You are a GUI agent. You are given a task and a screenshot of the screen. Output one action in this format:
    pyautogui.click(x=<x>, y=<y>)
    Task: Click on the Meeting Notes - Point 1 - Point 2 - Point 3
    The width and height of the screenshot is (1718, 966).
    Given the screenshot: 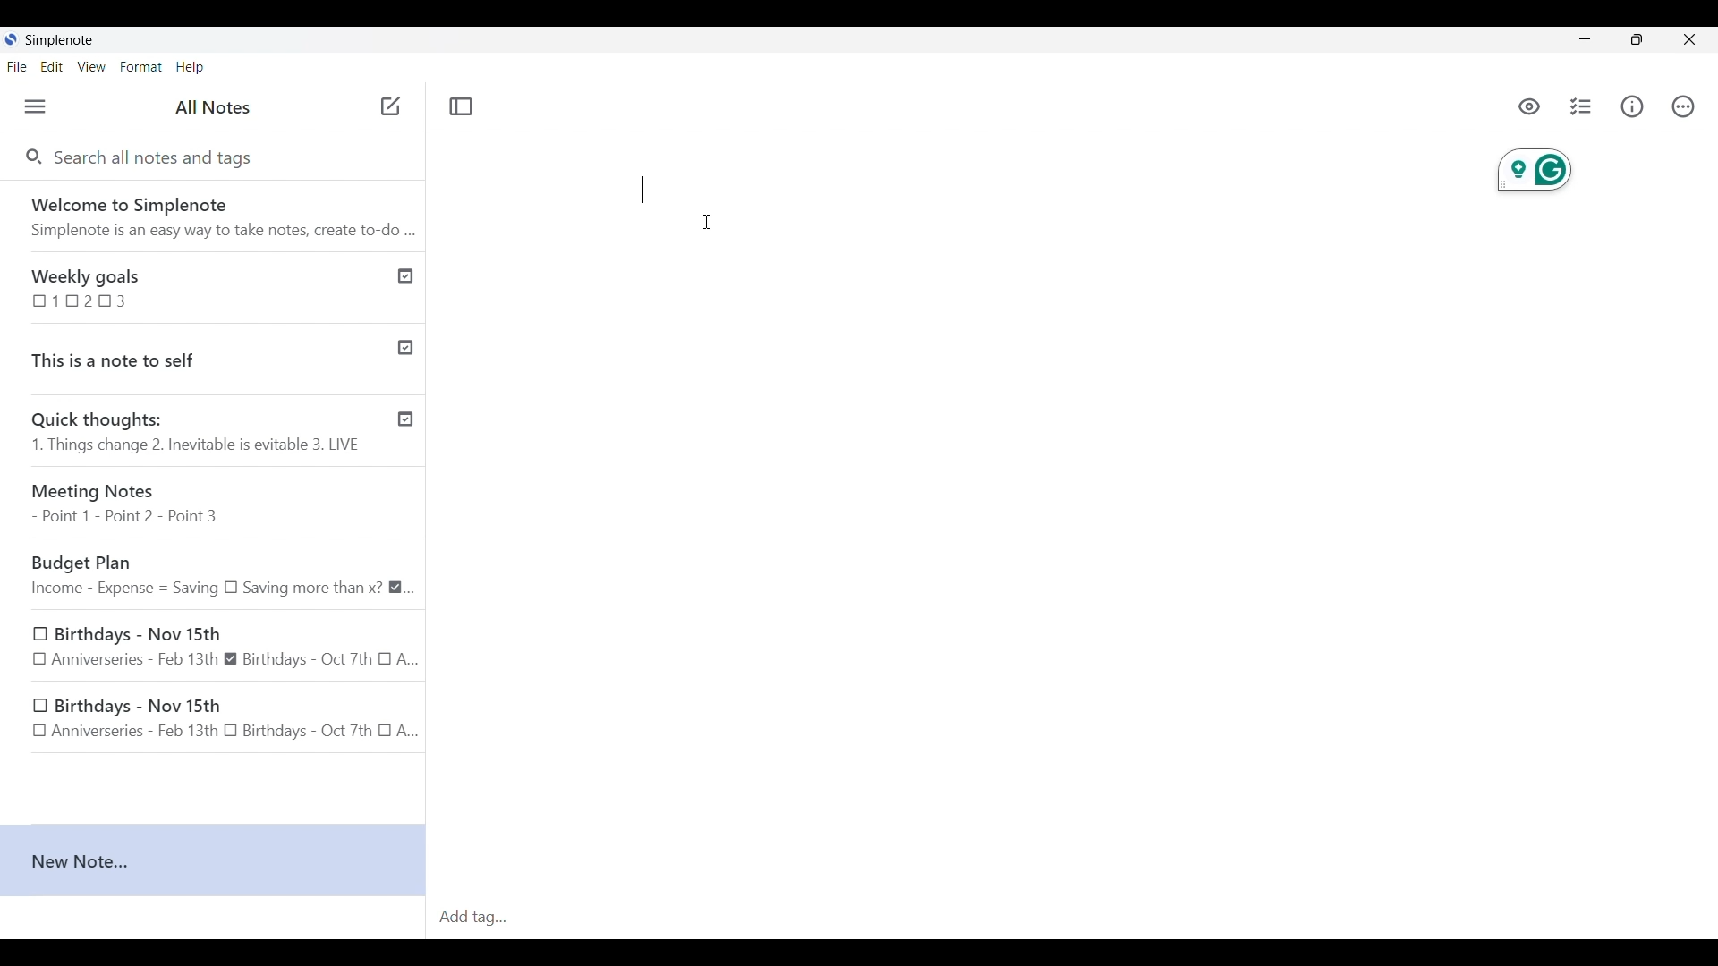 What is the action you would take?
    pyautogui.click(x=219, y=504)
    